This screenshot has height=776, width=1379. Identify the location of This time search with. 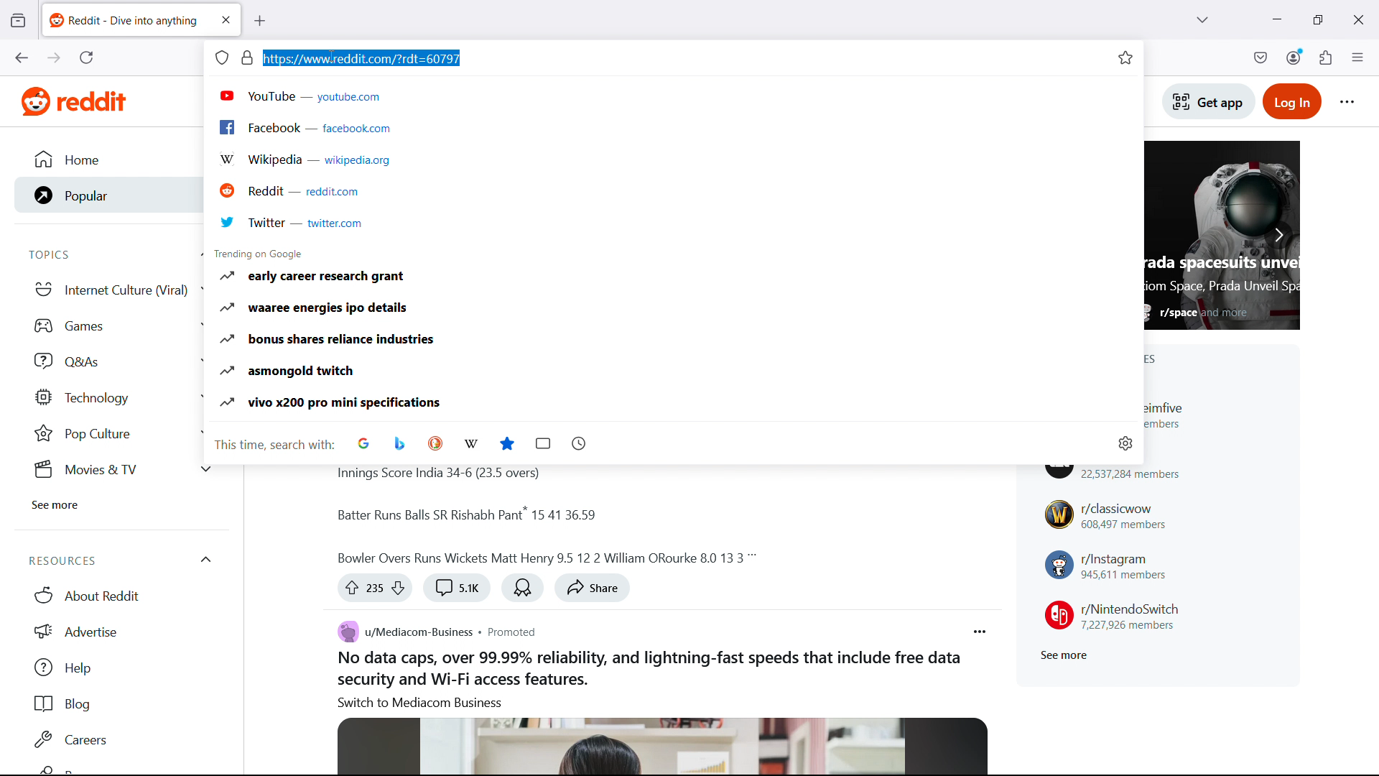
(274, 445).